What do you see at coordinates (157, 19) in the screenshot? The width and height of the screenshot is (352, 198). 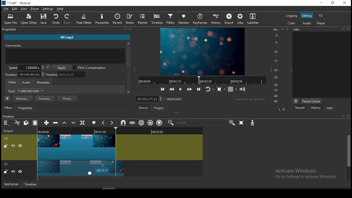 I see `timeline` at bounding box center [157, 19].